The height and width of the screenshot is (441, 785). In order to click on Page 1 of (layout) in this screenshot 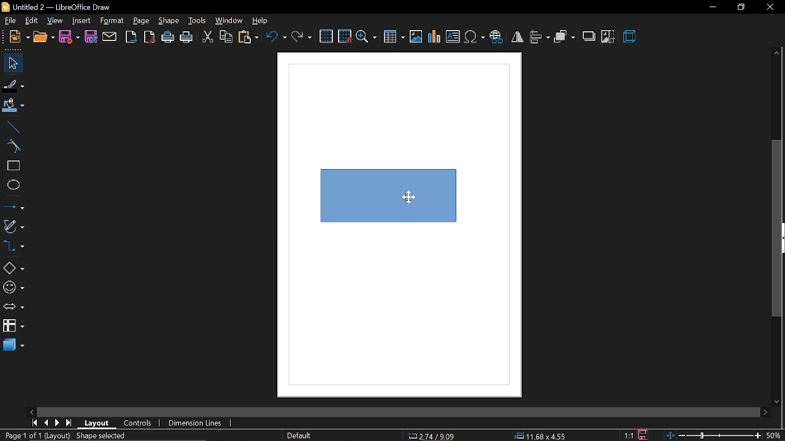, I will do `click(35, 437)`.